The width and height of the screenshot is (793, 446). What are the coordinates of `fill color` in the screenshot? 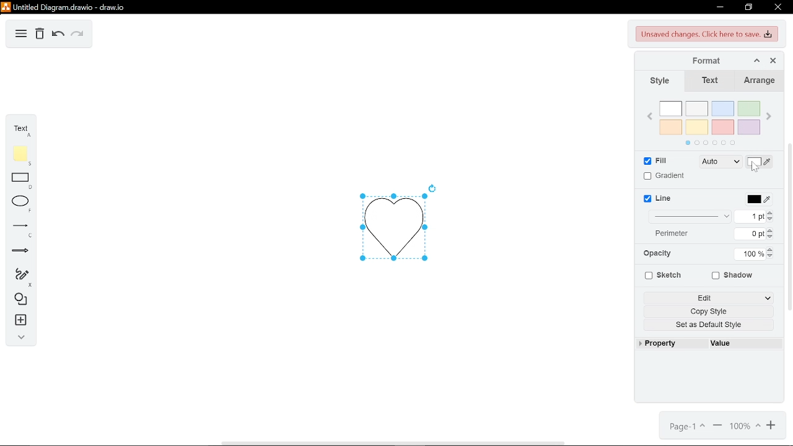 It's located at (760, 162).